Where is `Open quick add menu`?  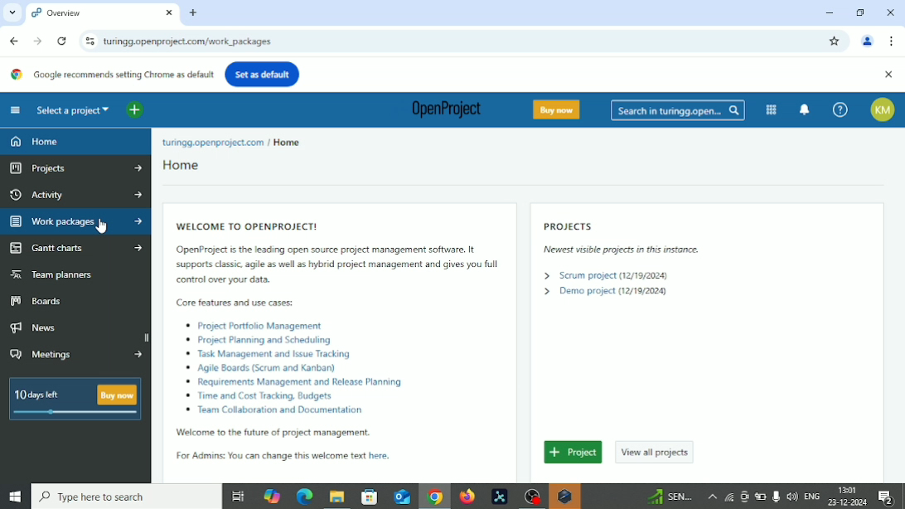 Open quick add menu is located at coordinates (135, 110).